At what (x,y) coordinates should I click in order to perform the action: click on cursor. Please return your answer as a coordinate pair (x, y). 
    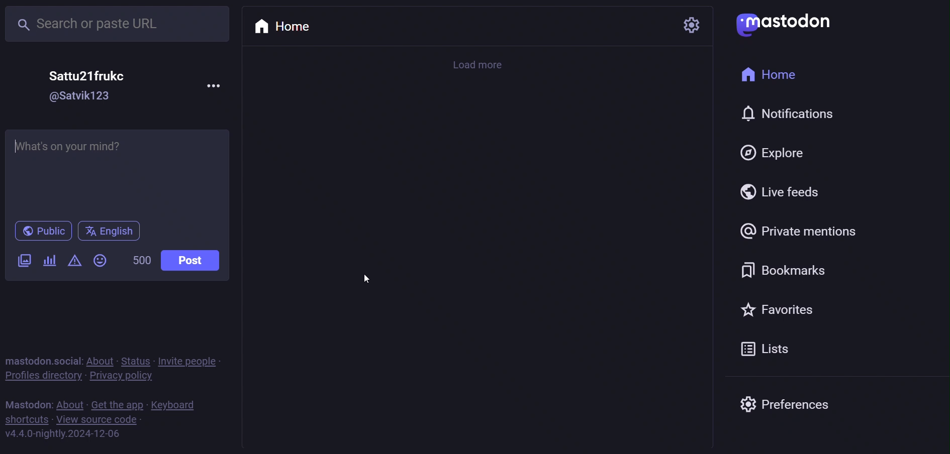
    Looking at the image, I should click on (368, 280).